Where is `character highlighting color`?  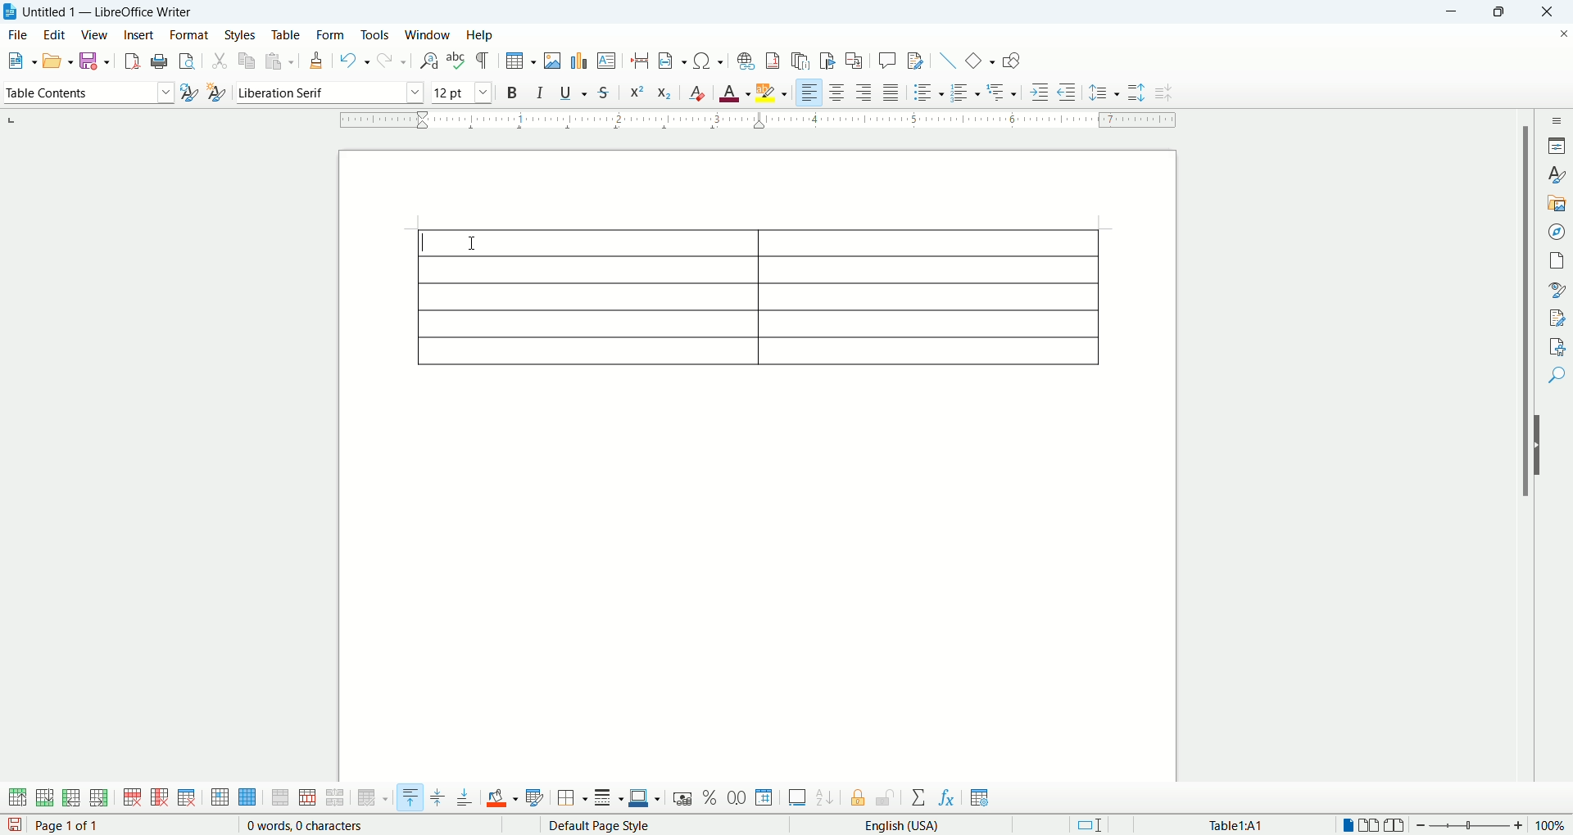 character highlighting color is located at coordinates (773, 93).